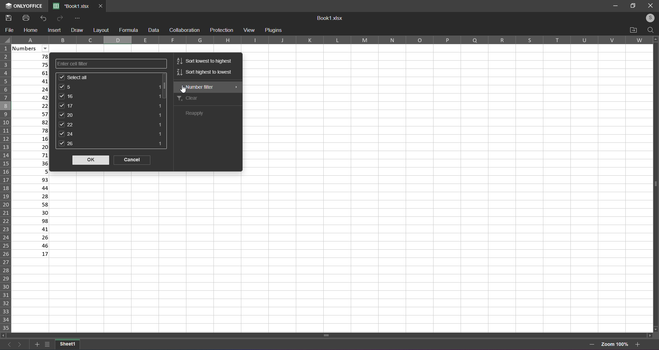  I want to click on sort lowest to highest, so click(205, 60).